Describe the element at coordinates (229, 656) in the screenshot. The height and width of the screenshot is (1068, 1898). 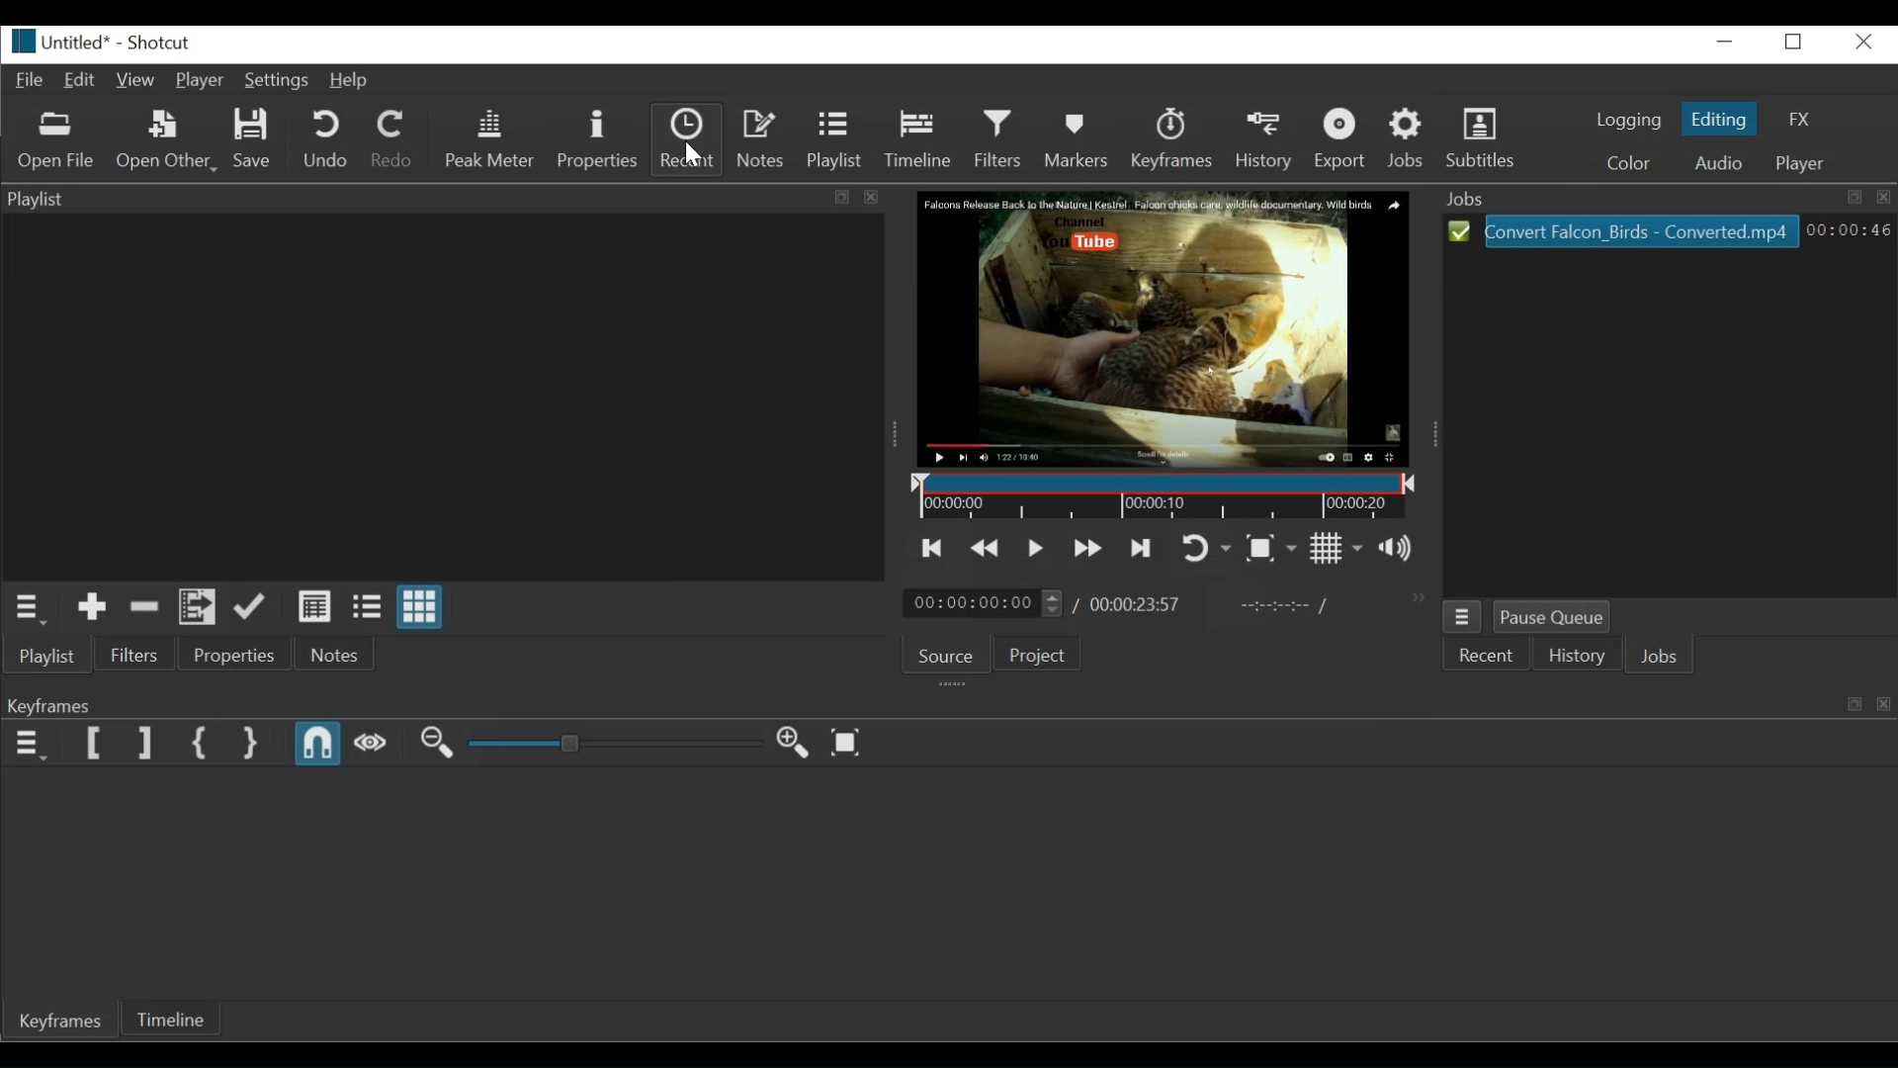
I see `Properties` at that location.